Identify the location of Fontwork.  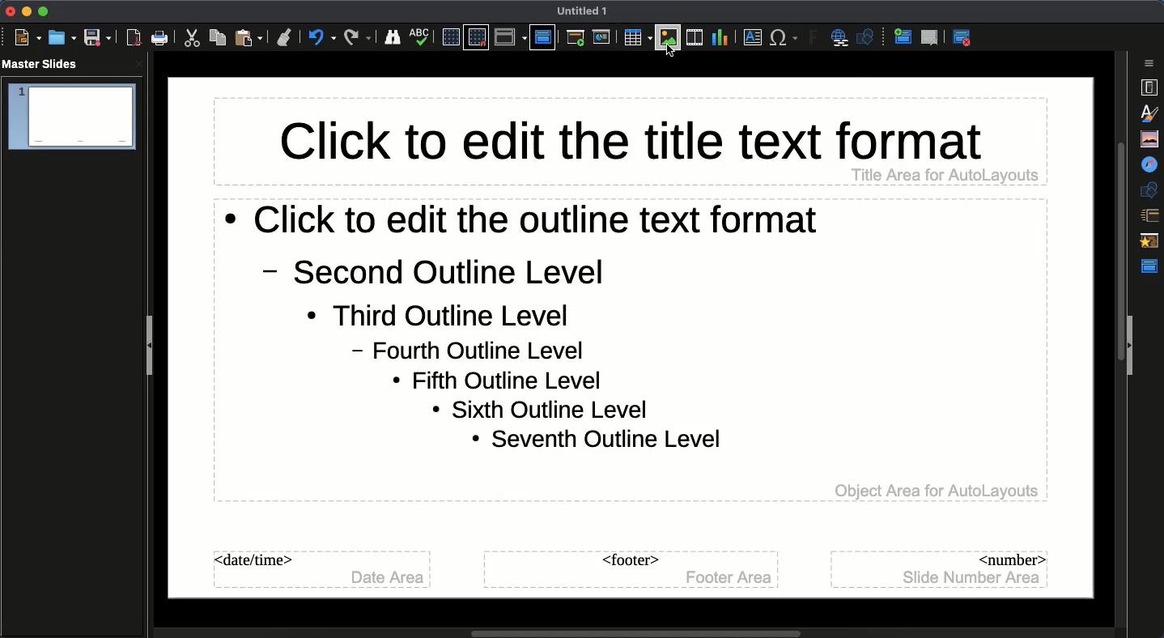
(814, 40).